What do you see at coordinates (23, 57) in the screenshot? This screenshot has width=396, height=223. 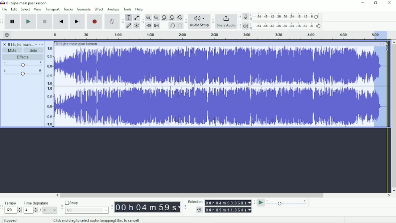 I see `Effects` at bounding box center [23, 57].